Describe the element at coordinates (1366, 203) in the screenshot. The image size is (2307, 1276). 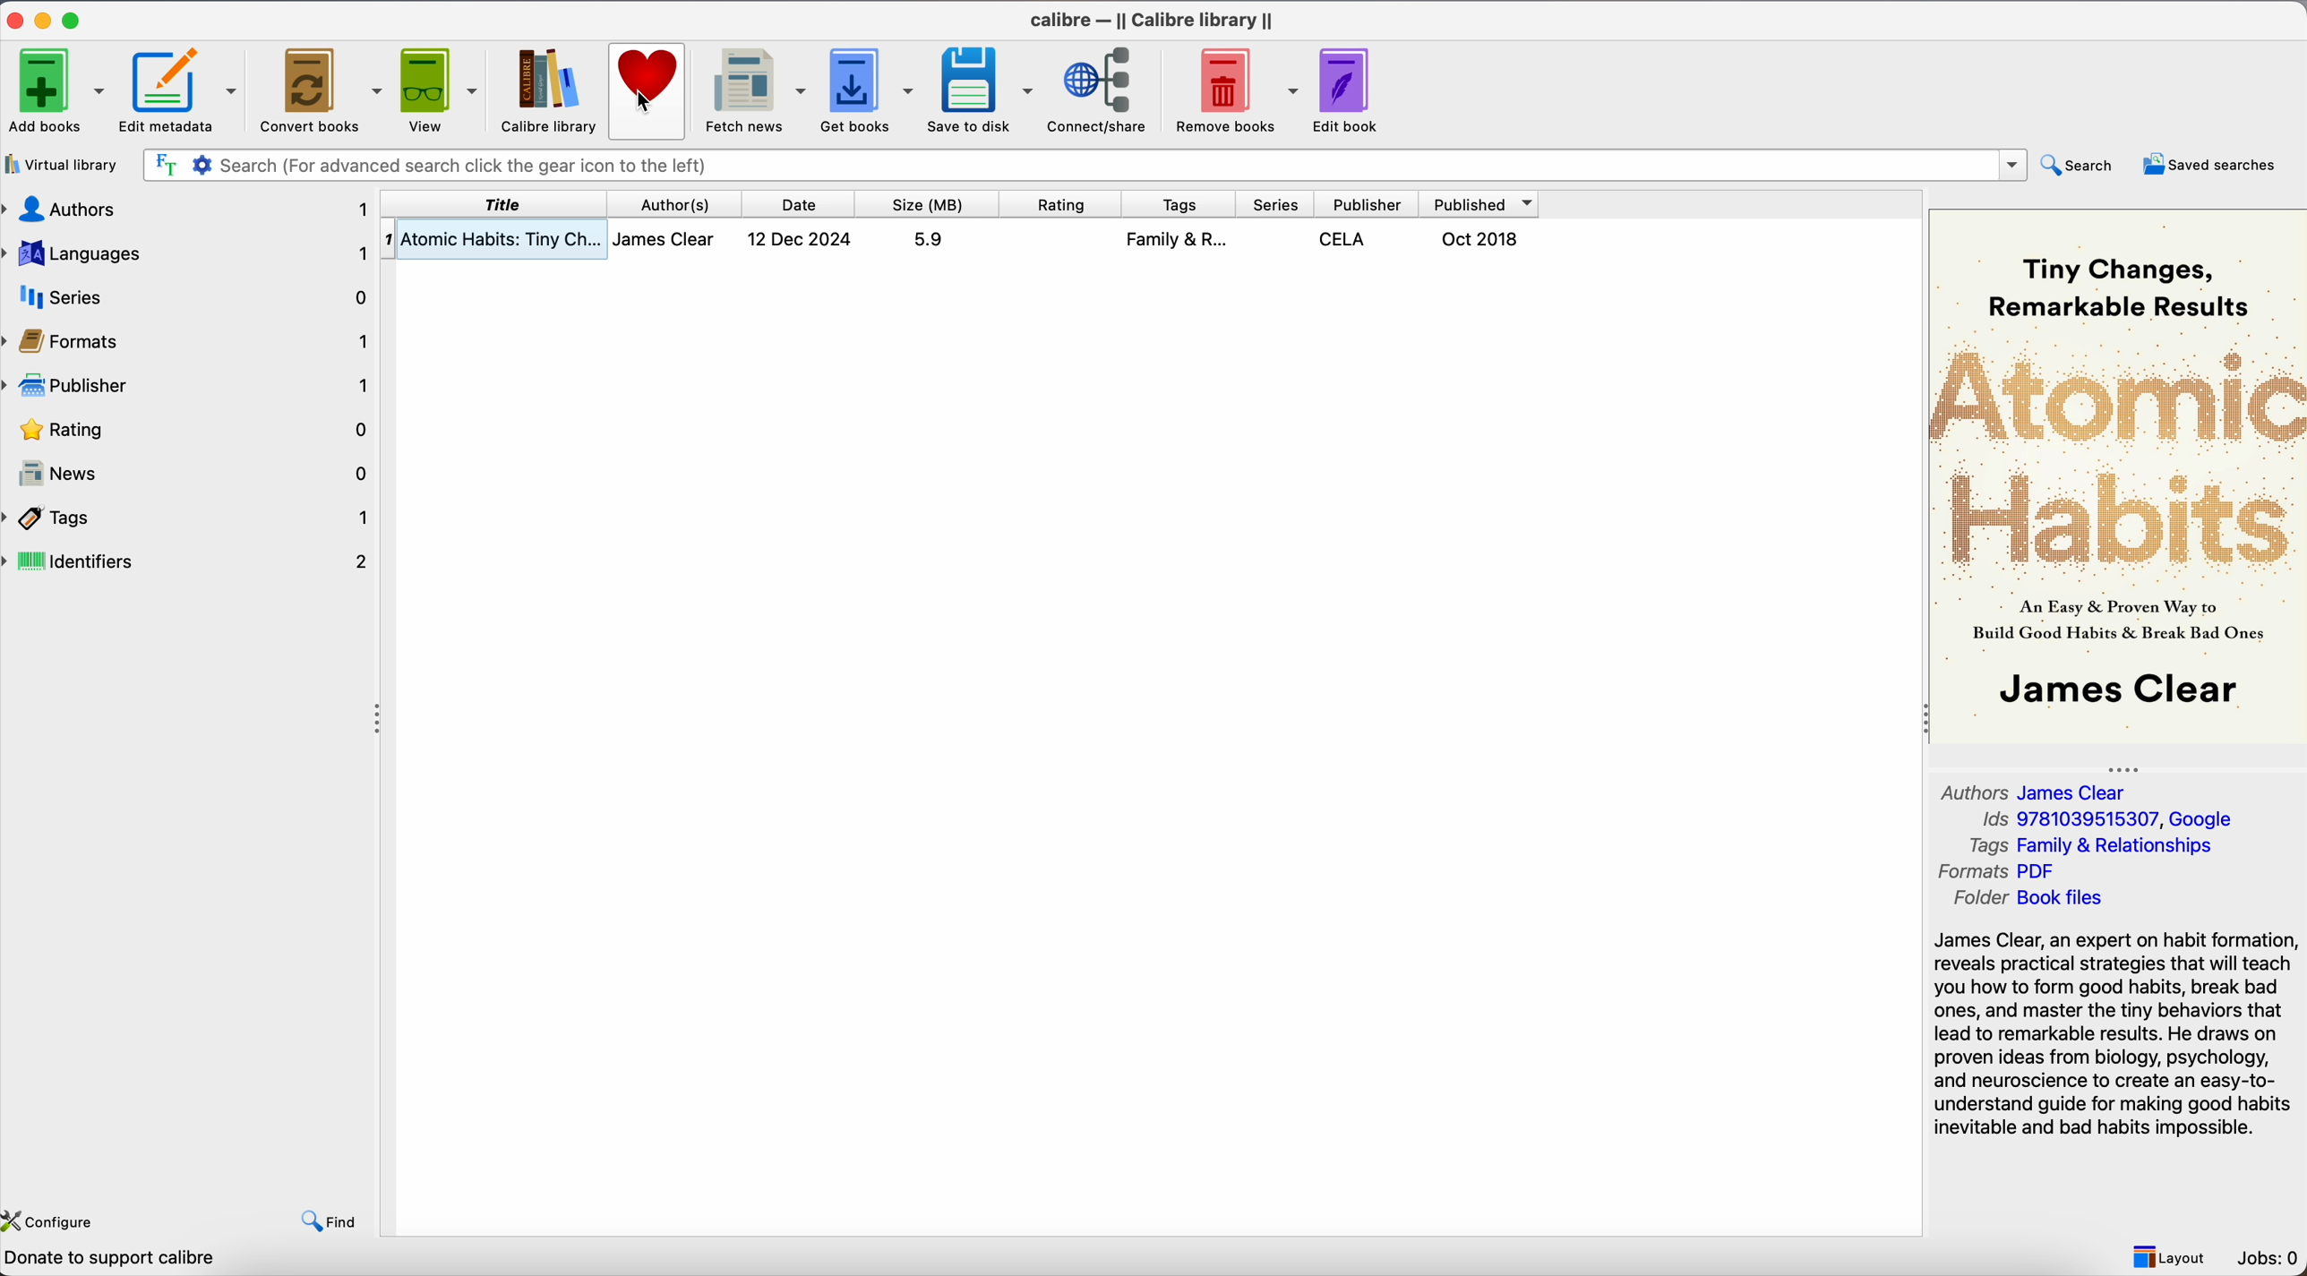
I see `publisher` at that location.